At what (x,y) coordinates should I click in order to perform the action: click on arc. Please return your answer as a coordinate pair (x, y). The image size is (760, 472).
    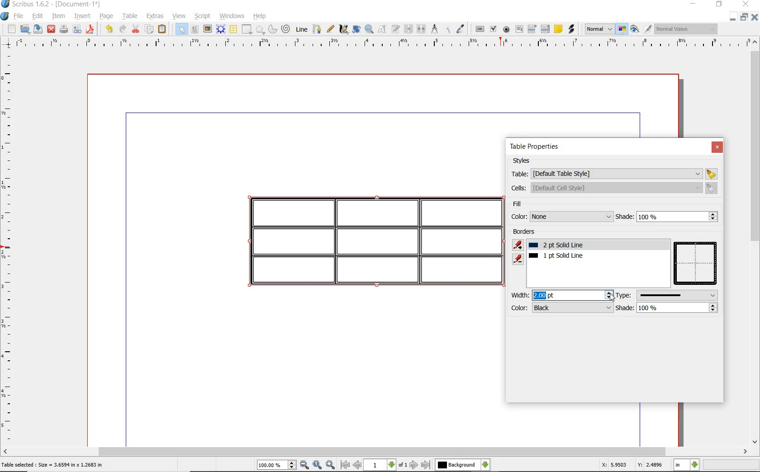
    Looking at the image, I should click on (273, 29).